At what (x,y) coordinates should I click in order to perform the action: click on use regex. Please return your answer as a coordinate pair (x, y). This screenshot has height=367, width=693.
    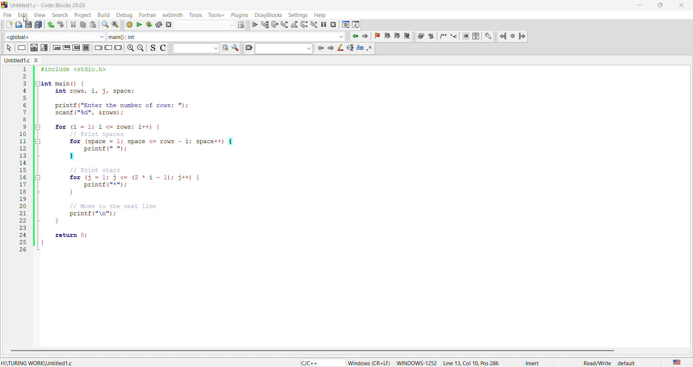
    Looking at the image, I should click on (371, 49).